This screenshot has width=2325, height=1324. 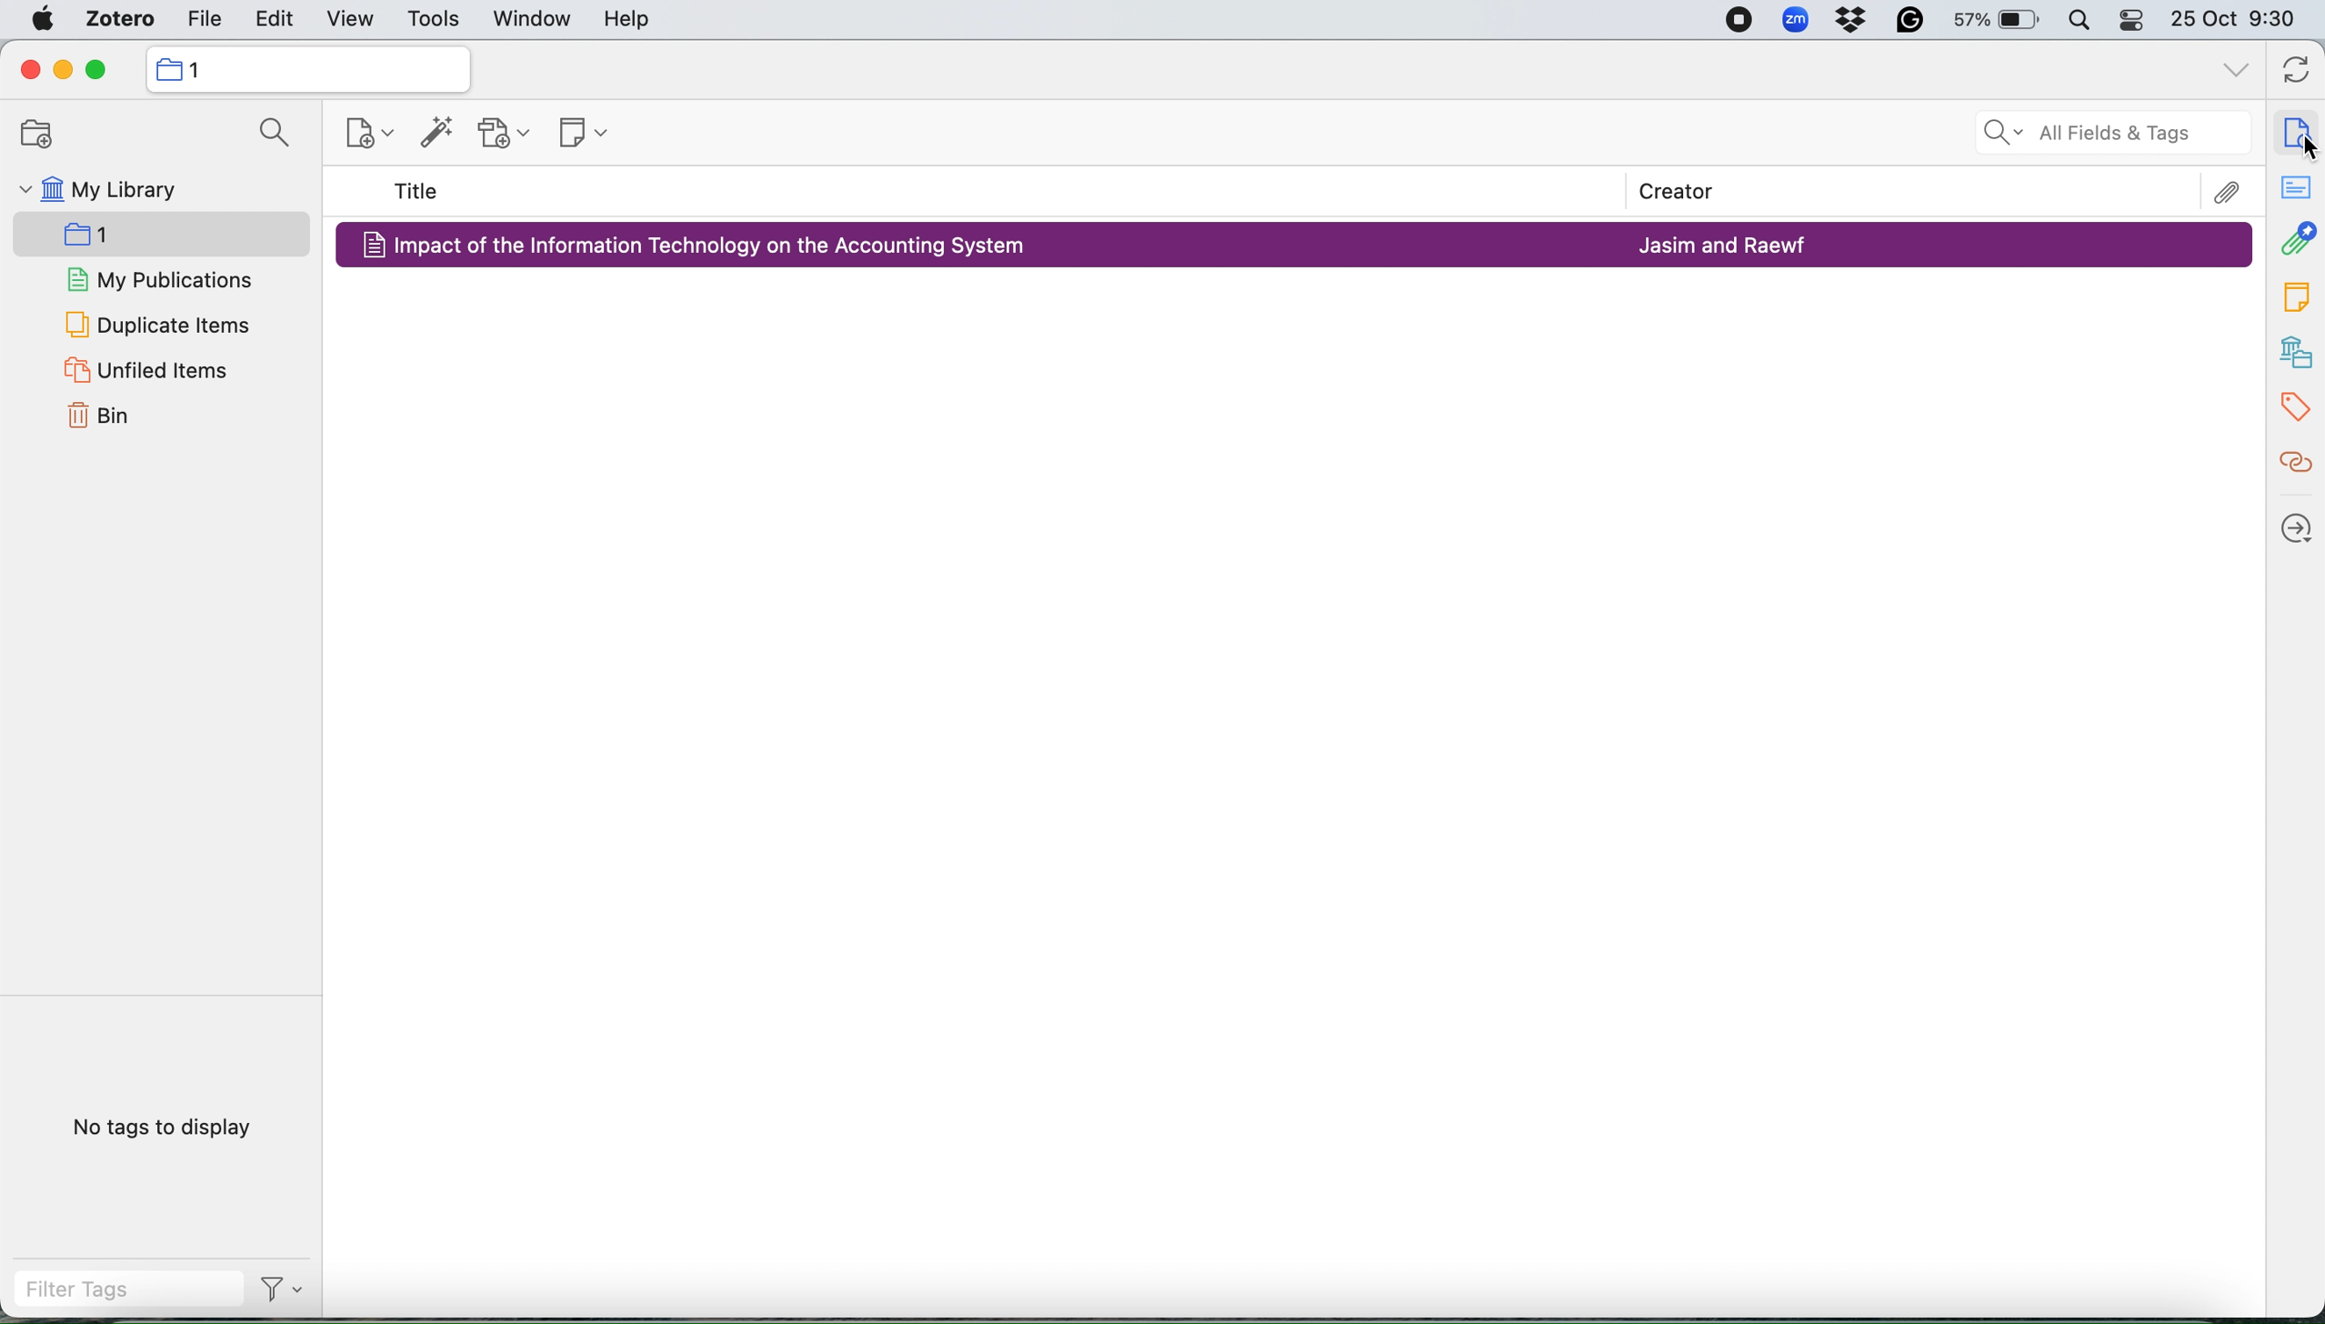 I want to click on attachments, so click(x=2227, y=189).